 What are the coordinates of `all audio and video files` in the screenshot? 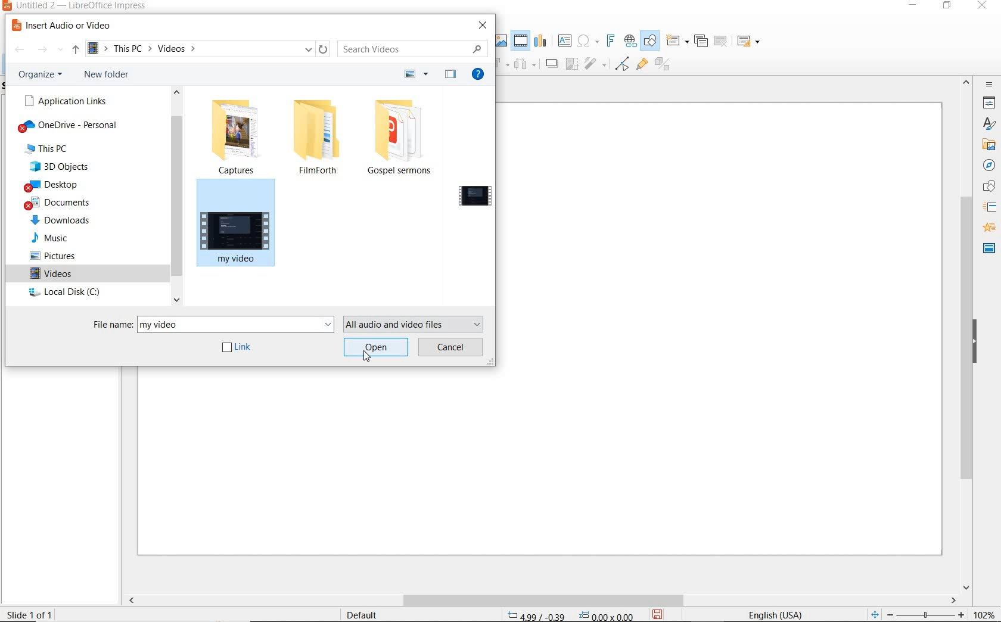 It's located at (416, 323).